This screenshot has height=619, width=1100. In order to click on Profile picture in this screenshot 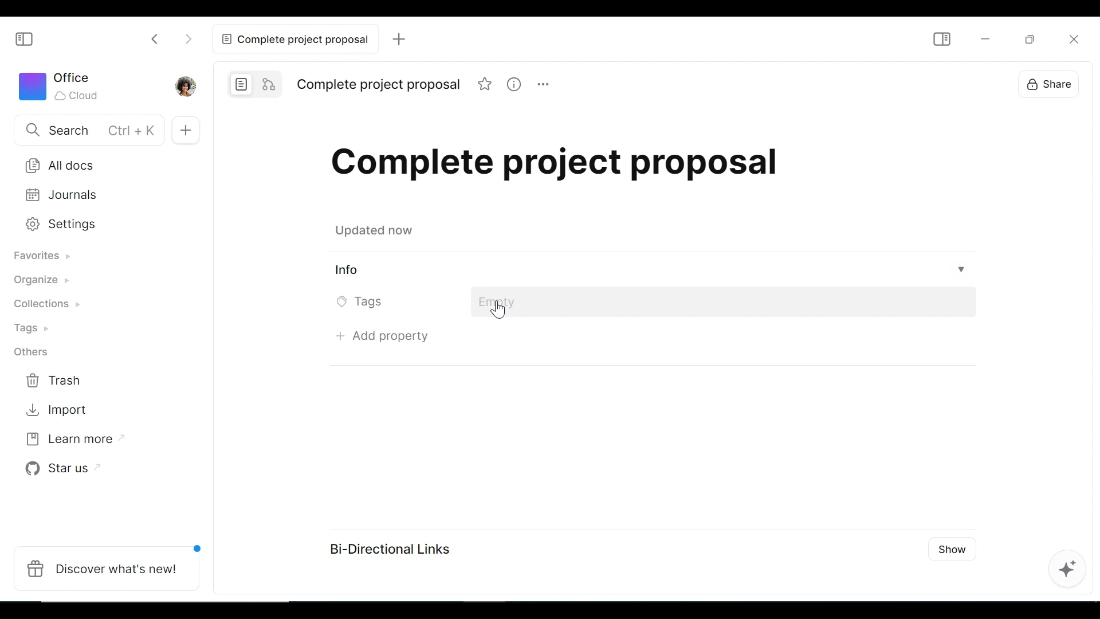, I will do `click(186, 85)`.